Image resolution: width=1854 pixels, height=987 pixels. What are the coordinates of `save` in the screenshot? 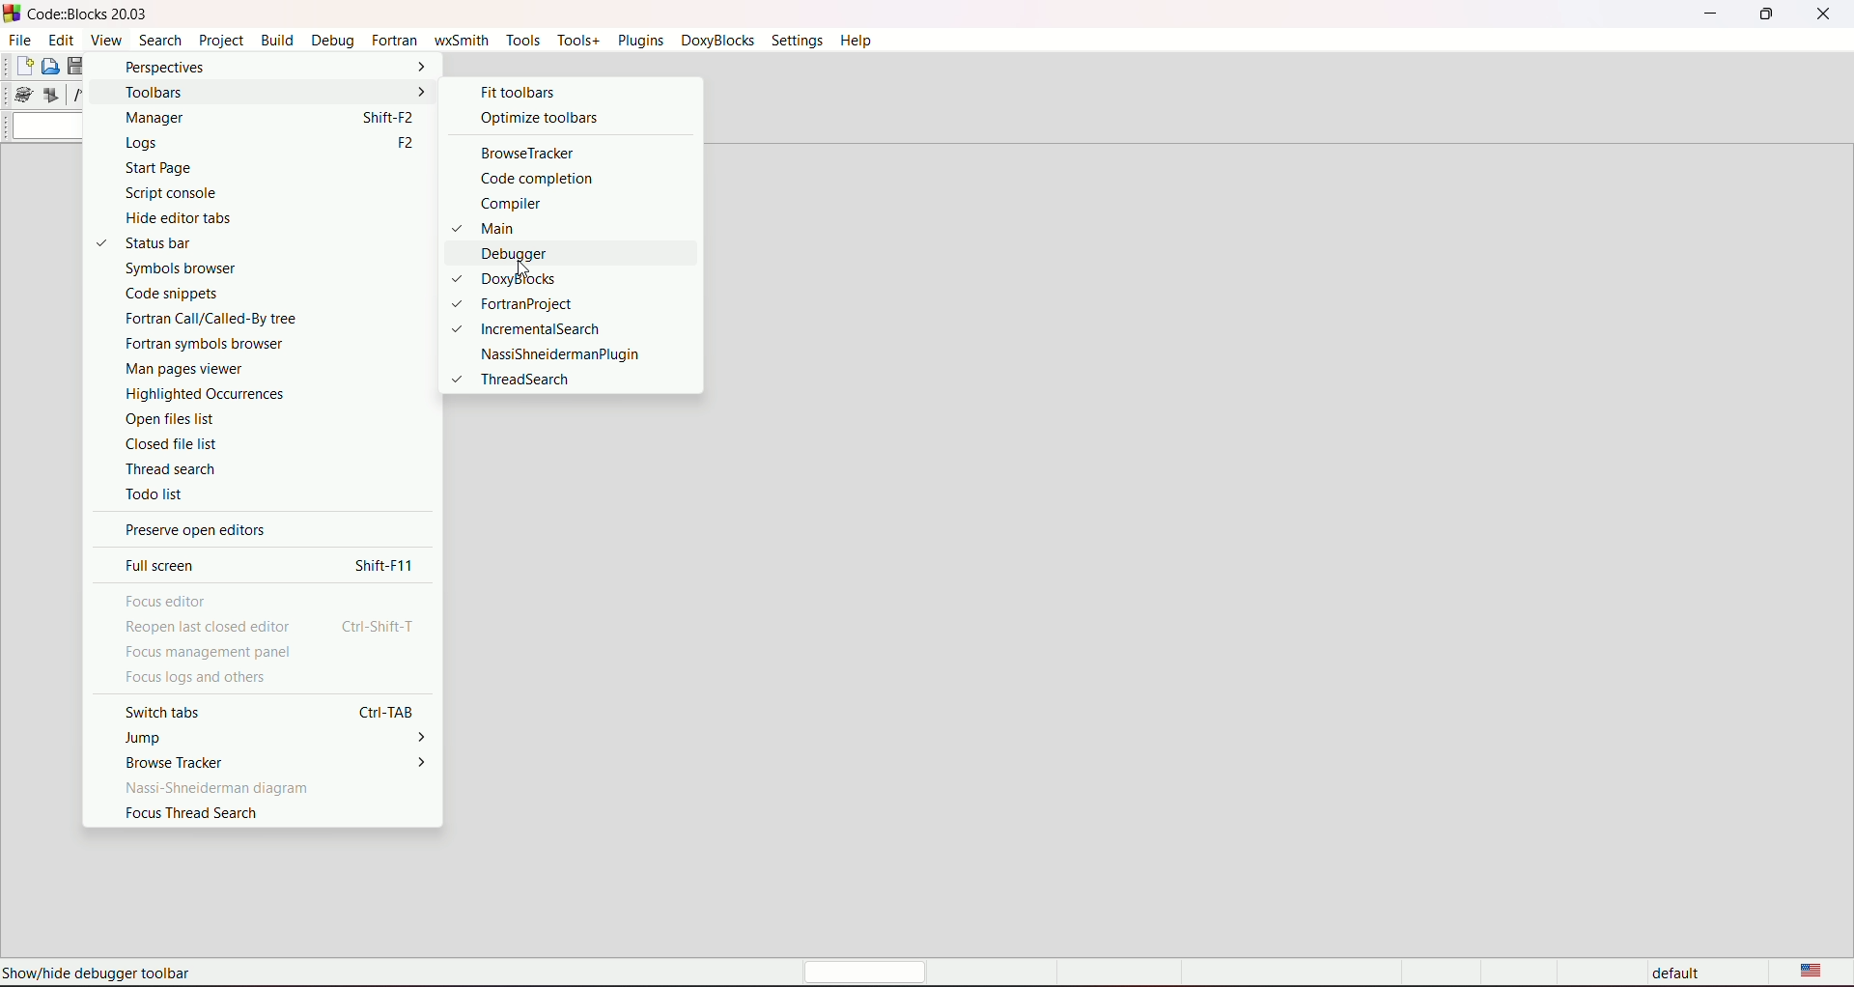 It's located at (77, 66).